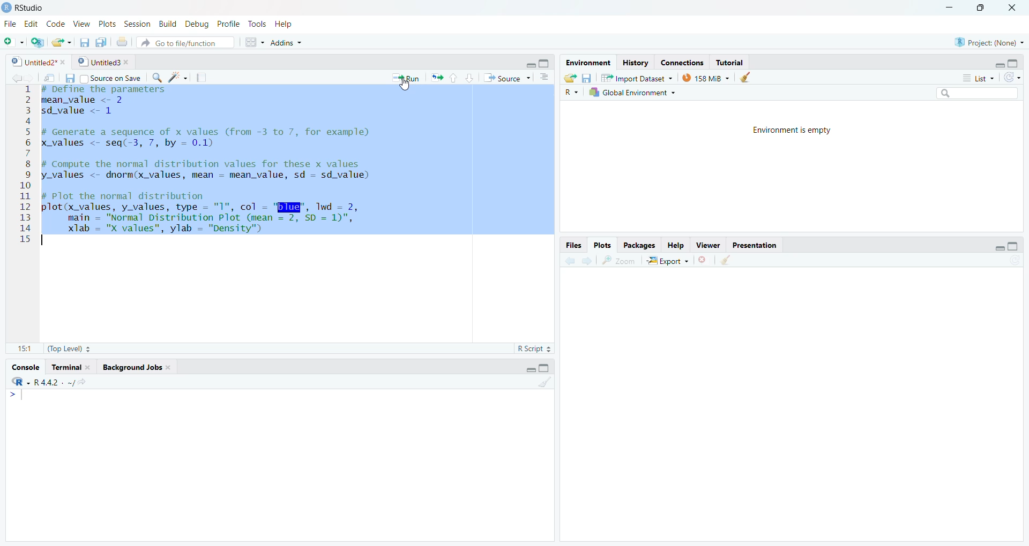  Describe the element at coordinates (572, 91) in the screenshot. I see `R~` at that location.